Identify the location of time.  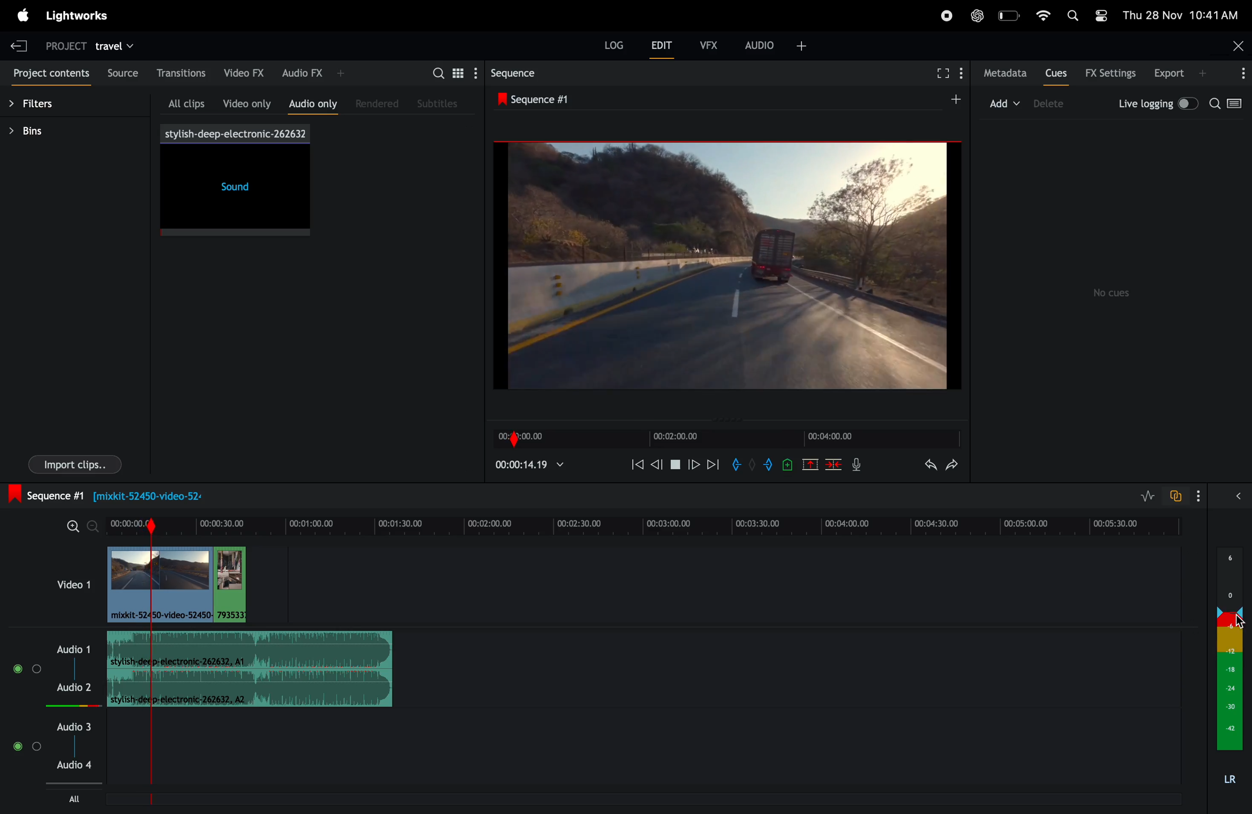
(532, 436).